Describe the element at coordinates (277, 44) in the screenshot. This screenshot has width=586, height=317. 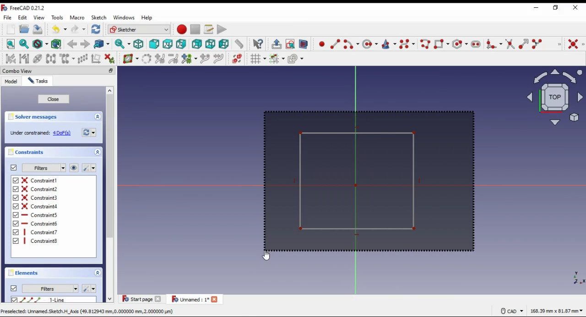
I see `leave sketch` at that location.